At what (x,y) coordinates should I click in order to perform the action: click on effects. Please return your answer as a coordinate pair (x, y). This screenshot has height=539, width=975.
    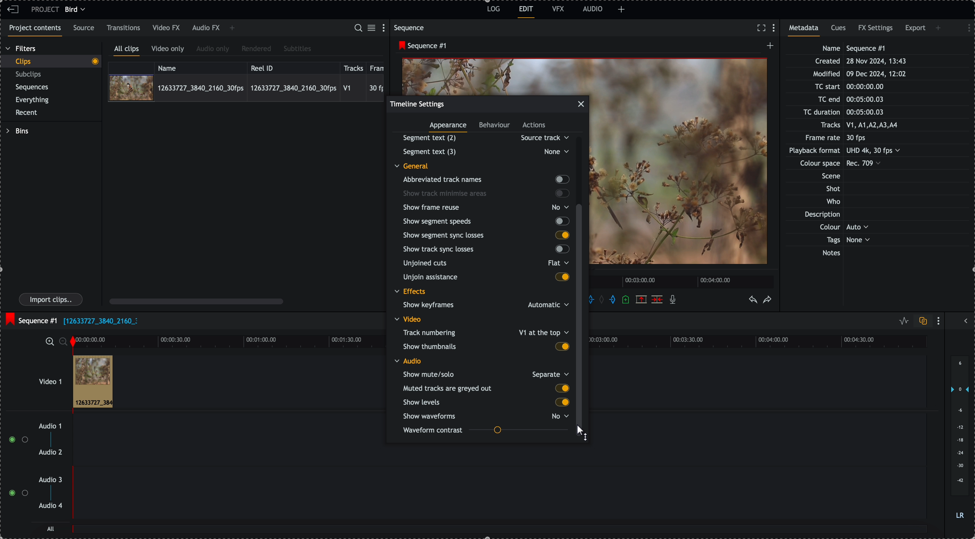
    Looking at the image, I should click on (411, 292).